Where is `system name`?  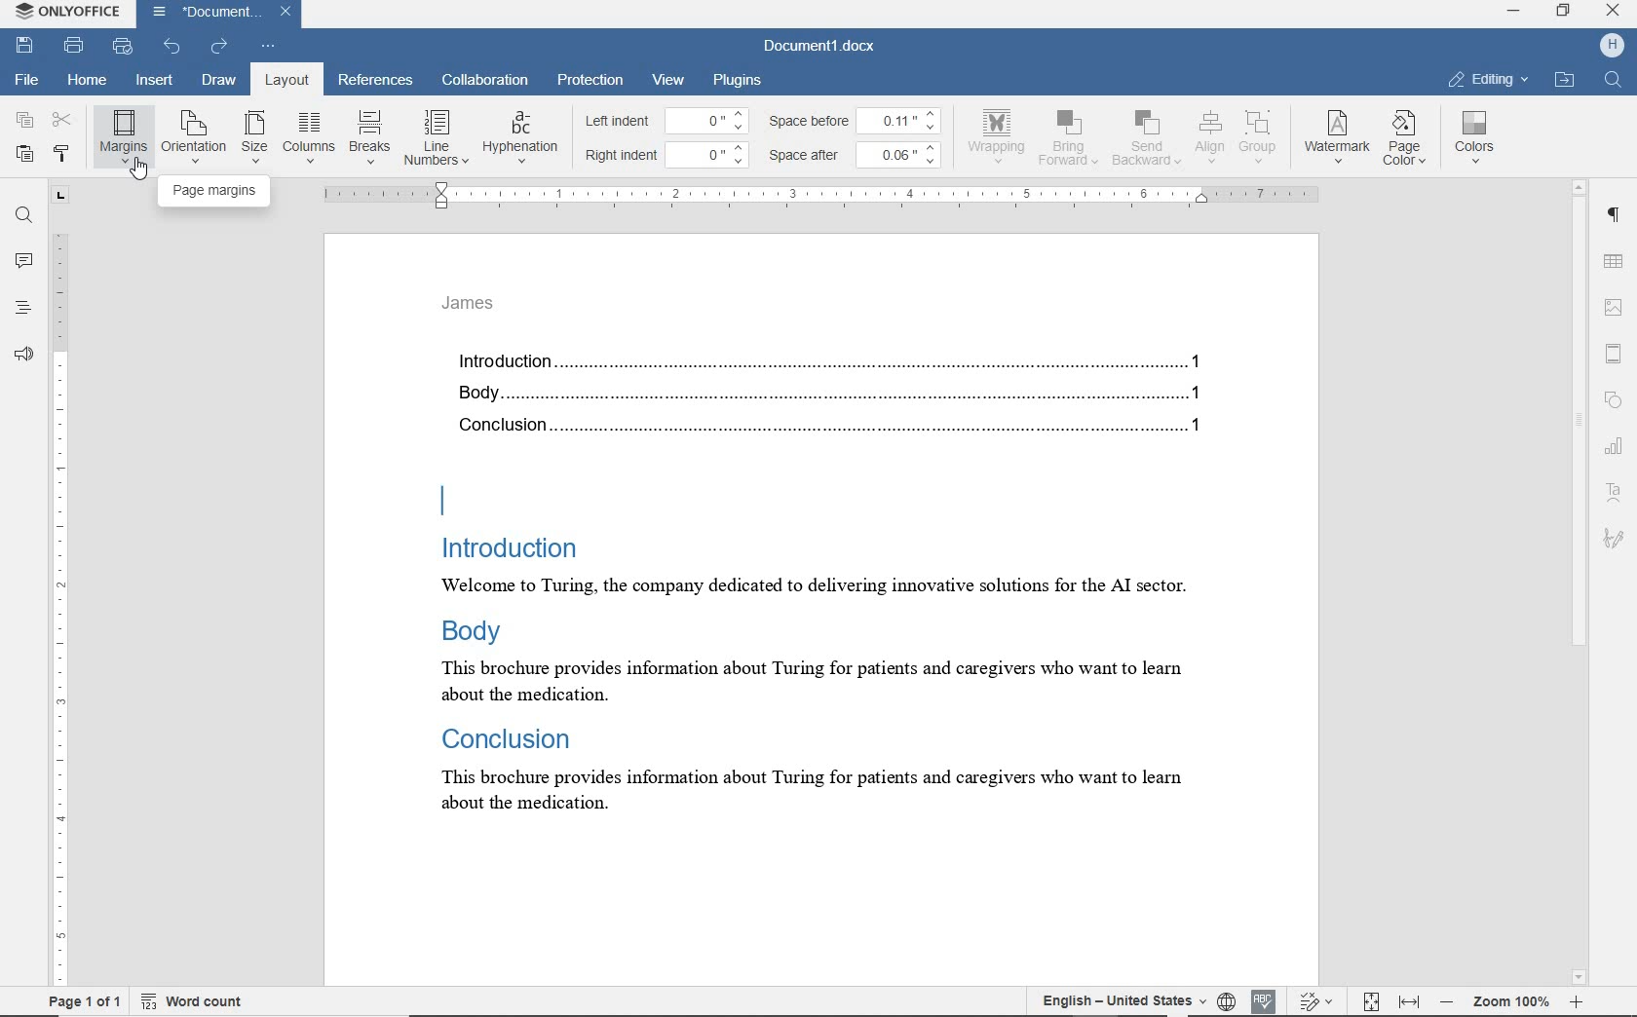 system name is located at coordinates (70, 14).